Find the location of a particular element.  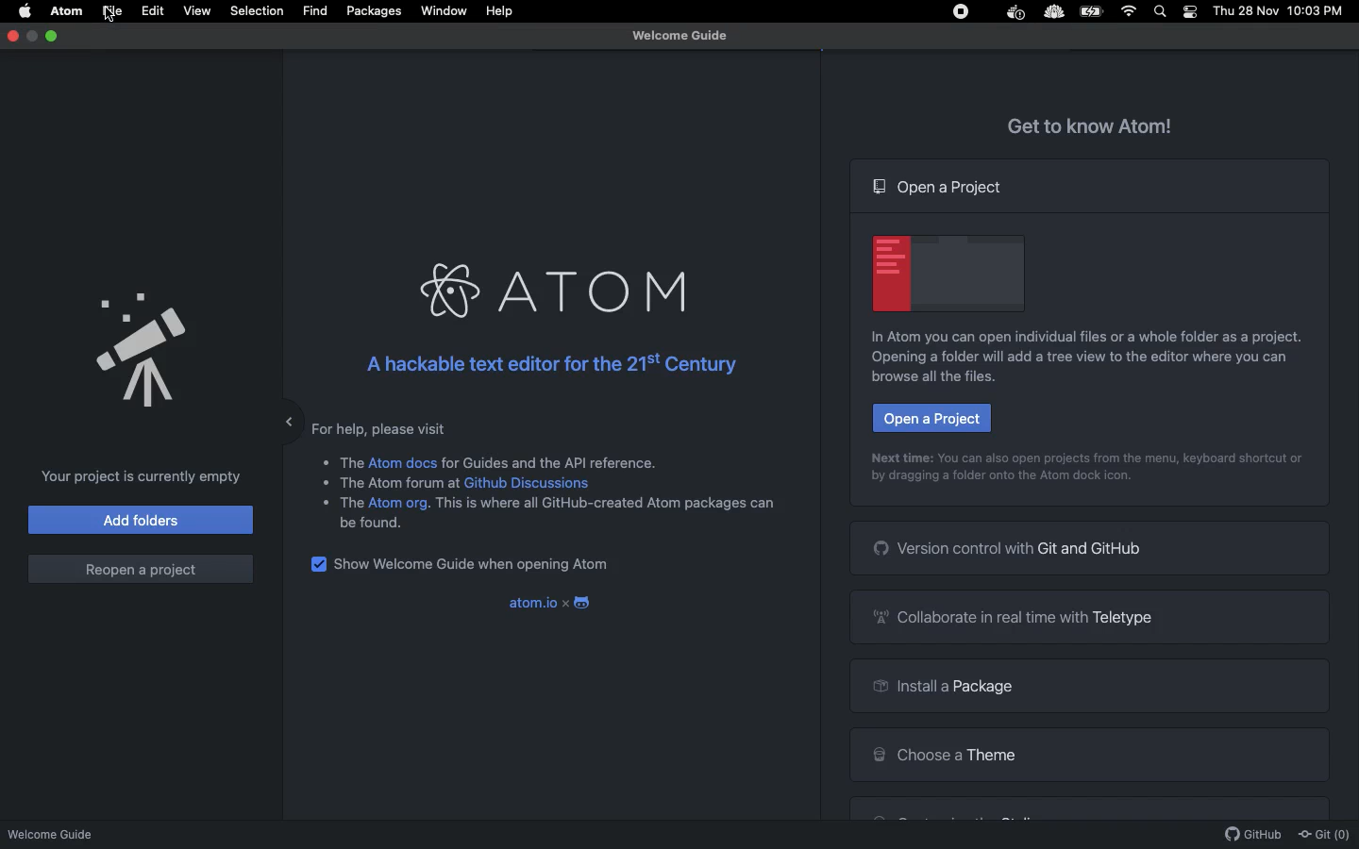

Open a project is located at coordinates (931, 418).